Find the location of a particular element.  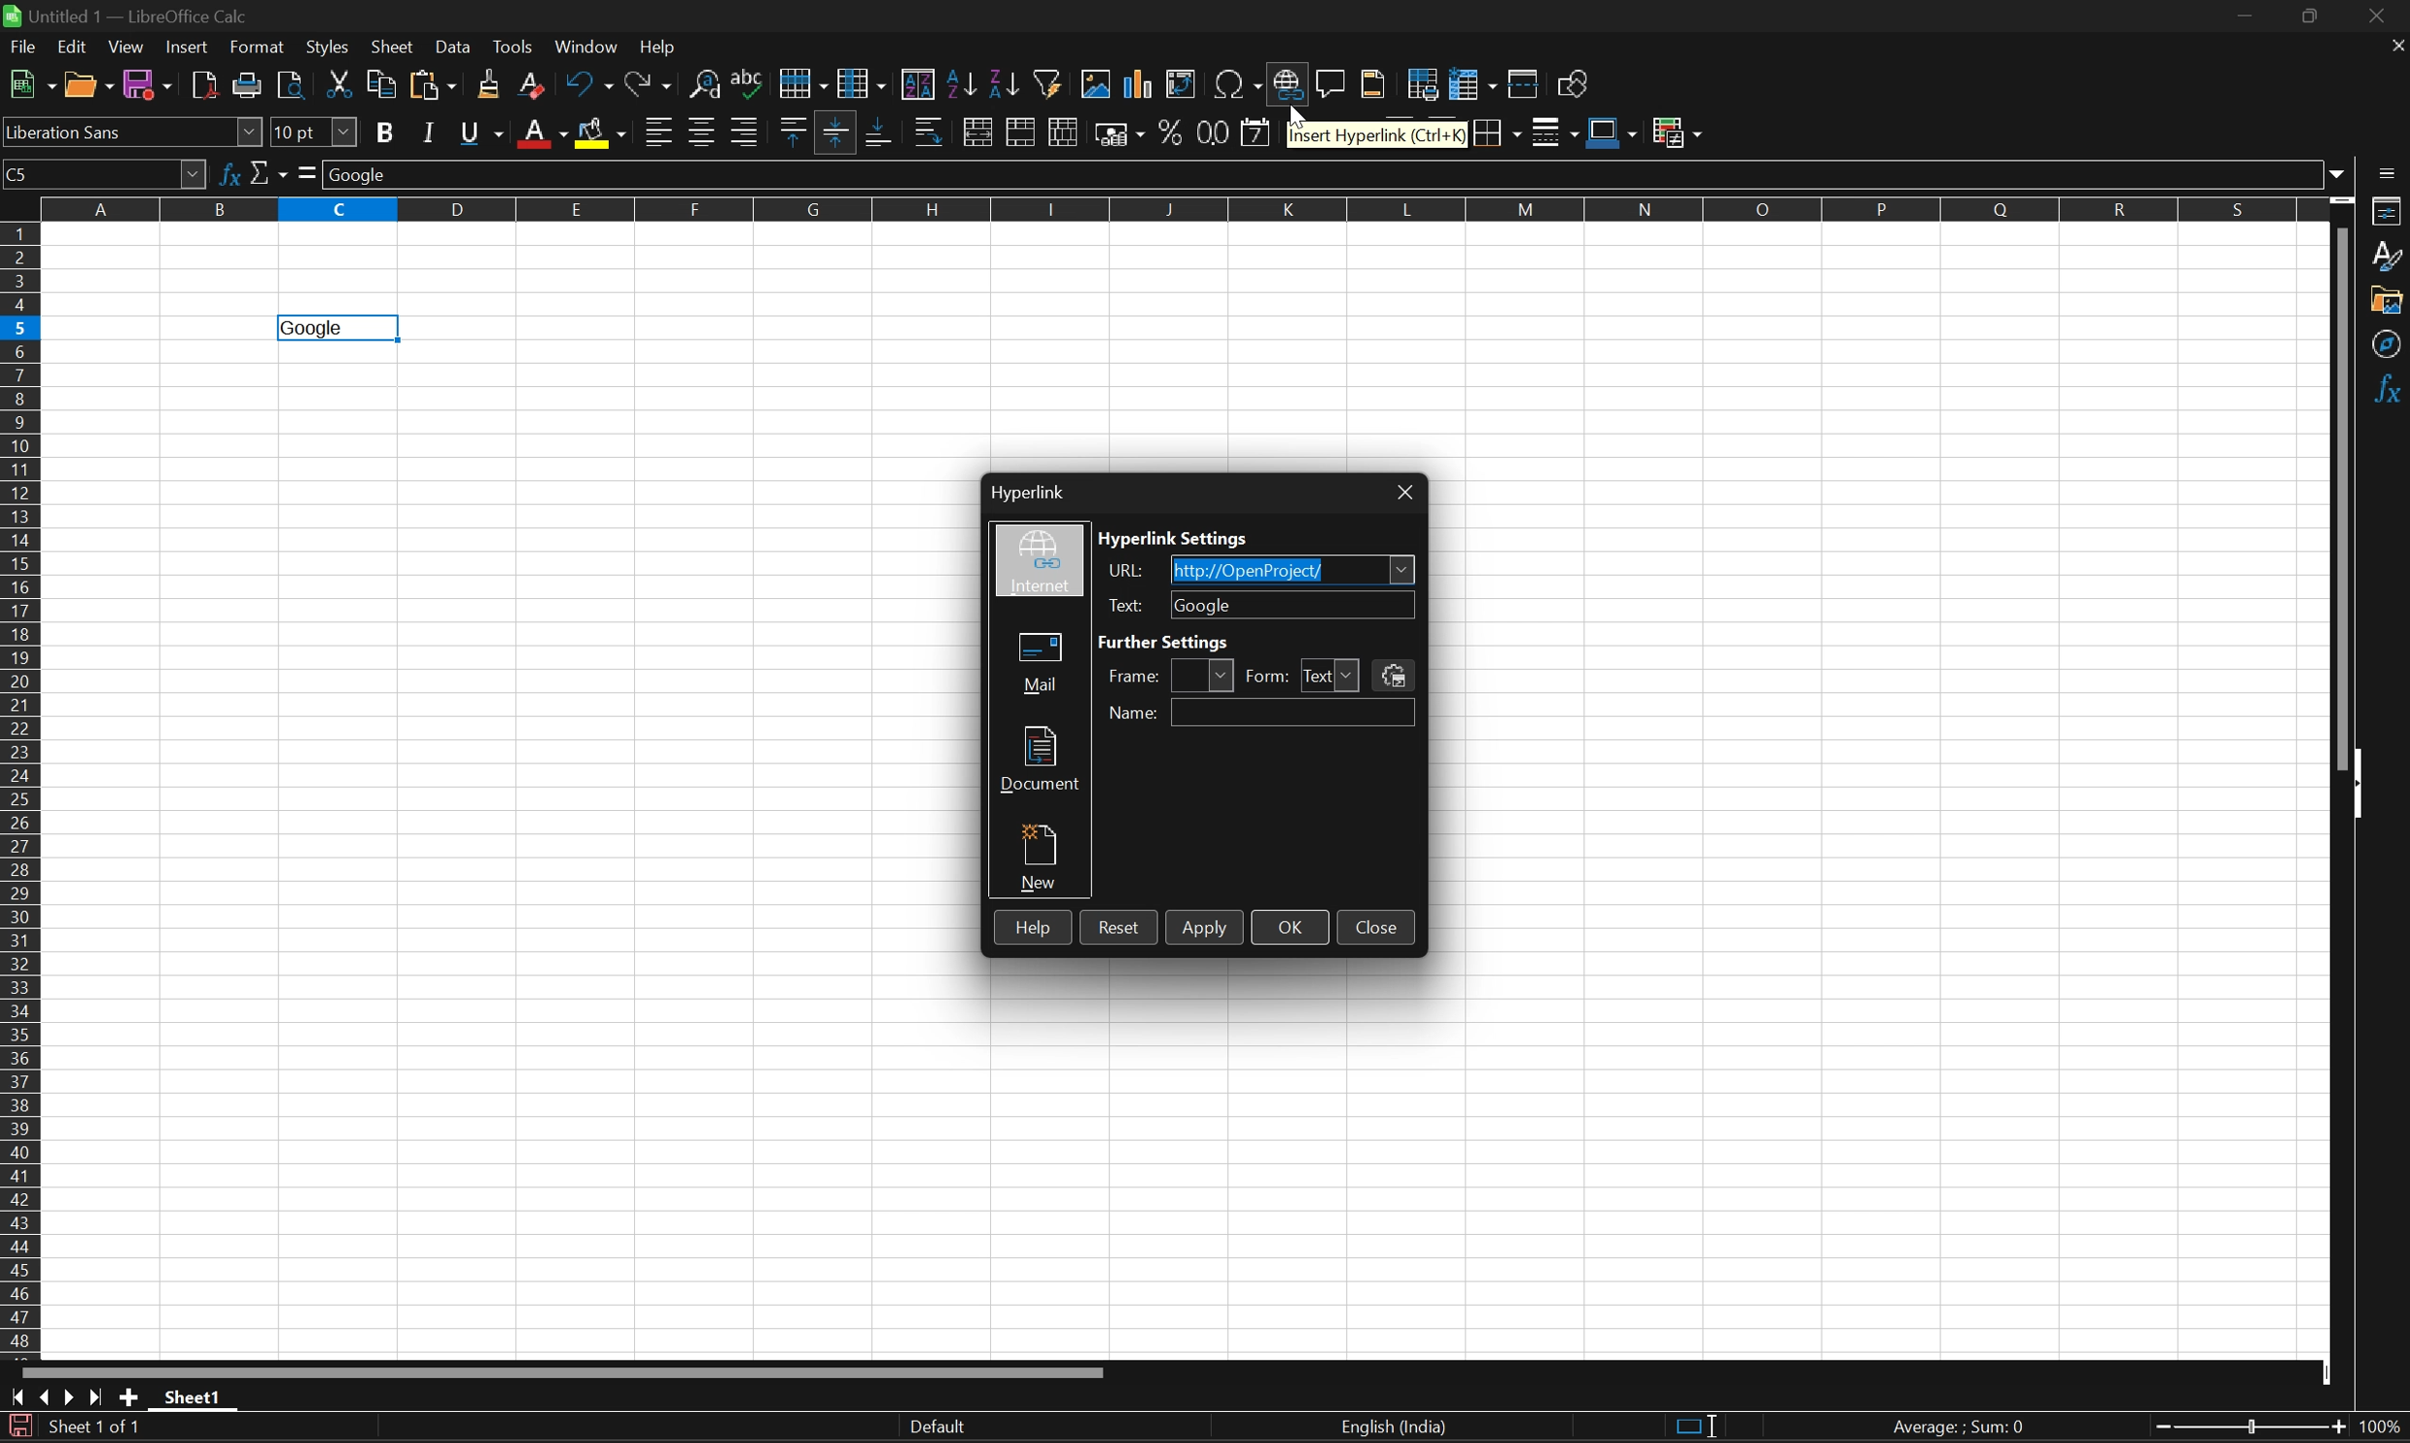

New is located at coordinates (30, 84).